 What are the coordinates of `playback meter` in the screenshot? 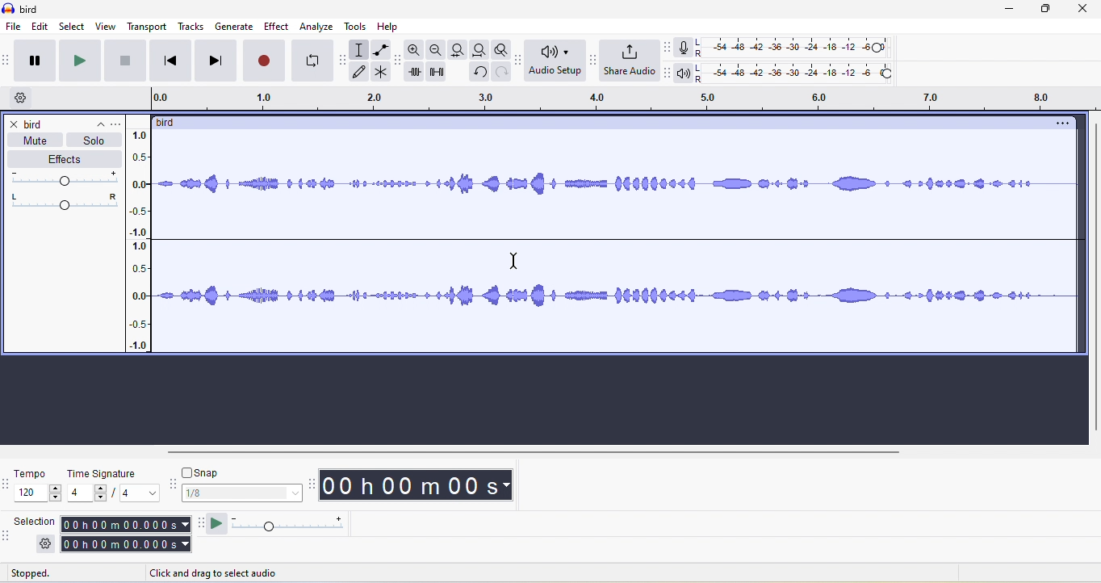 It's located at (684, 74).